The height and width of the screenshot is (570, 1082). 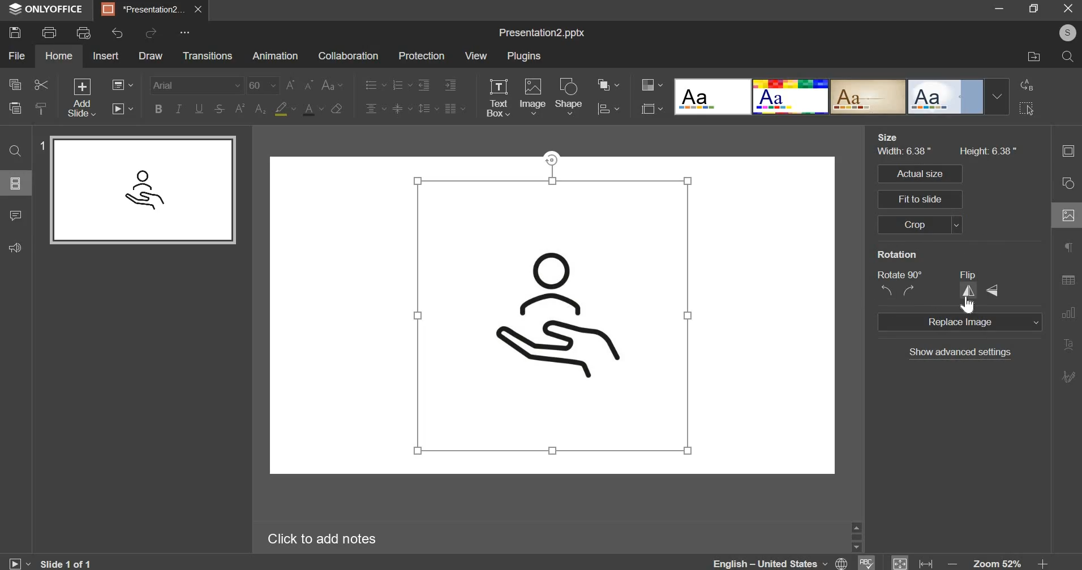 I want to click on slide, so click(x=551, y=315).